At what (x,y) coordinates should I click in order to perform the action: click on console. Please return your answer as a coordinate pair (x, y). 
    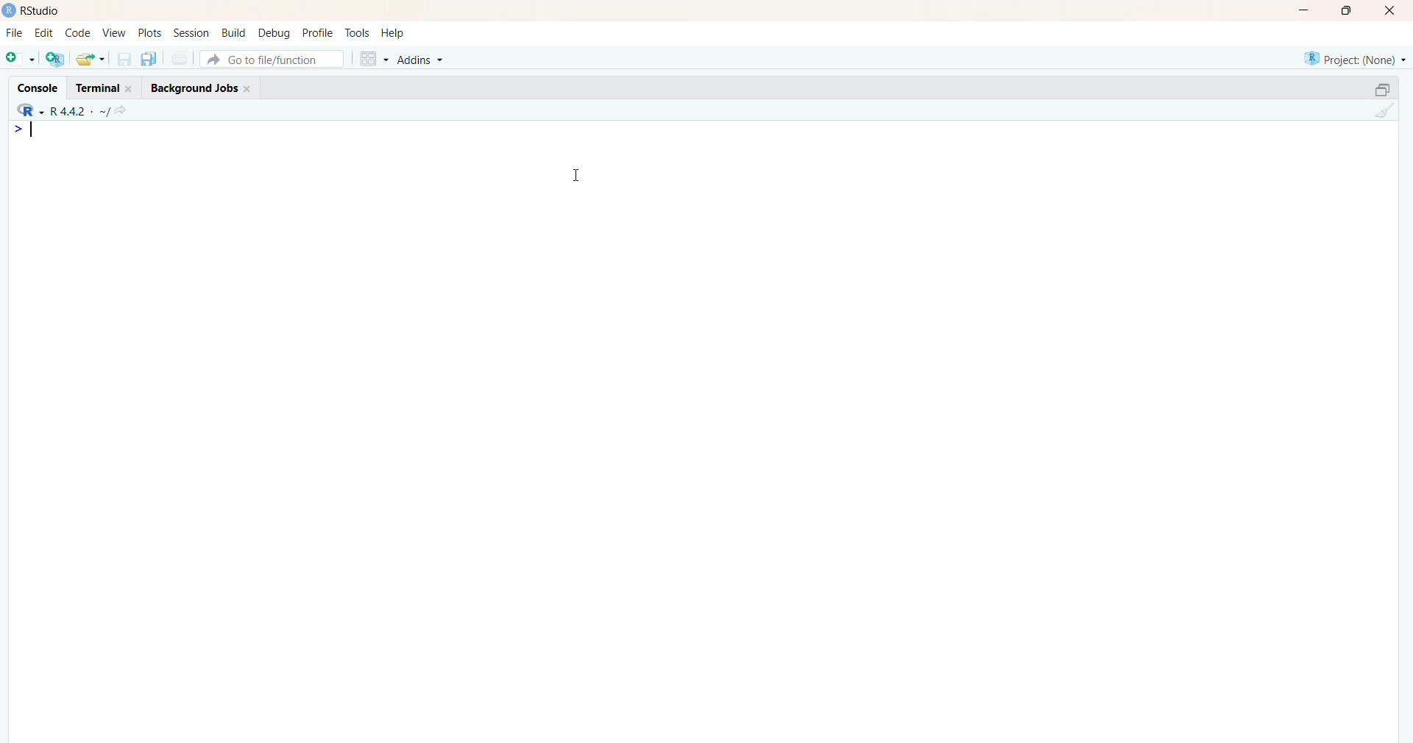
    Looking at the image, I should click on (36, 90).